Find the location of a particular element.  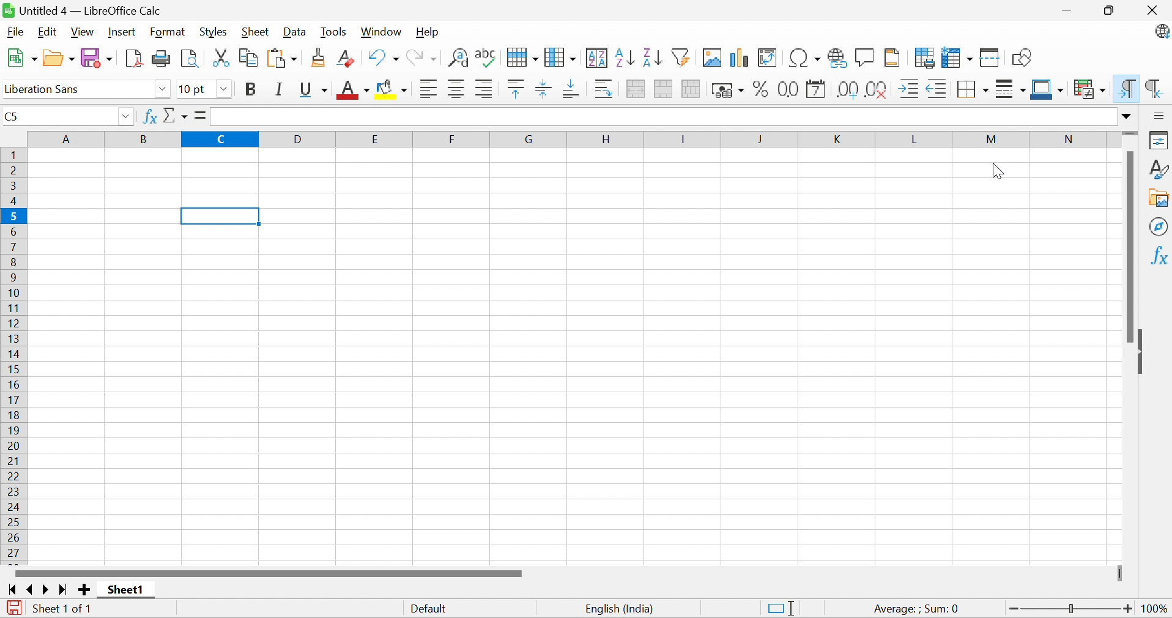

File is located at coordinates (15, 31).